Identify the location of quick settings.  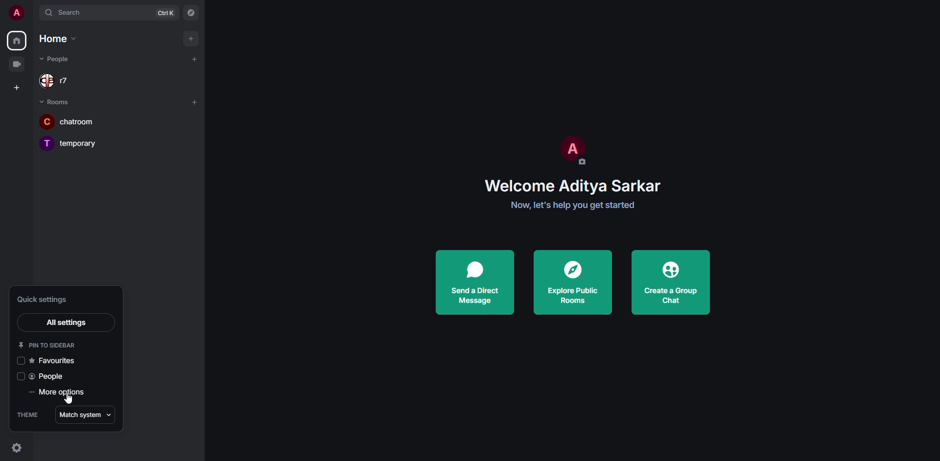
(43, 300).